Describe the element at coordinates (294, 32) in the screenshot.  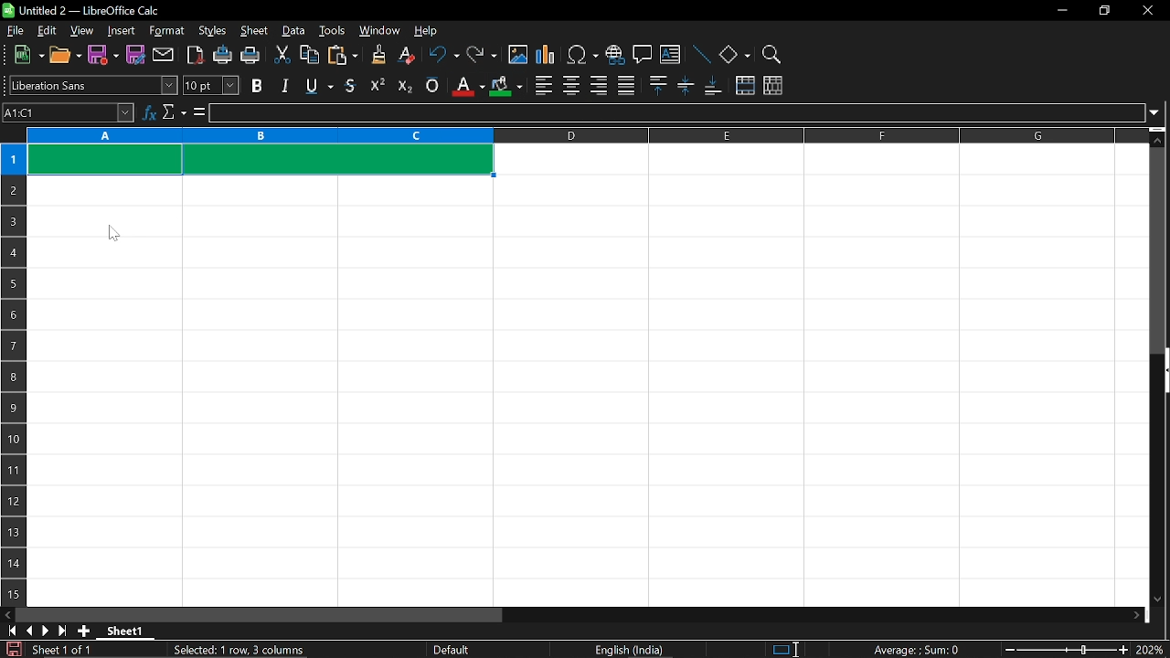
I see `data` at that location.